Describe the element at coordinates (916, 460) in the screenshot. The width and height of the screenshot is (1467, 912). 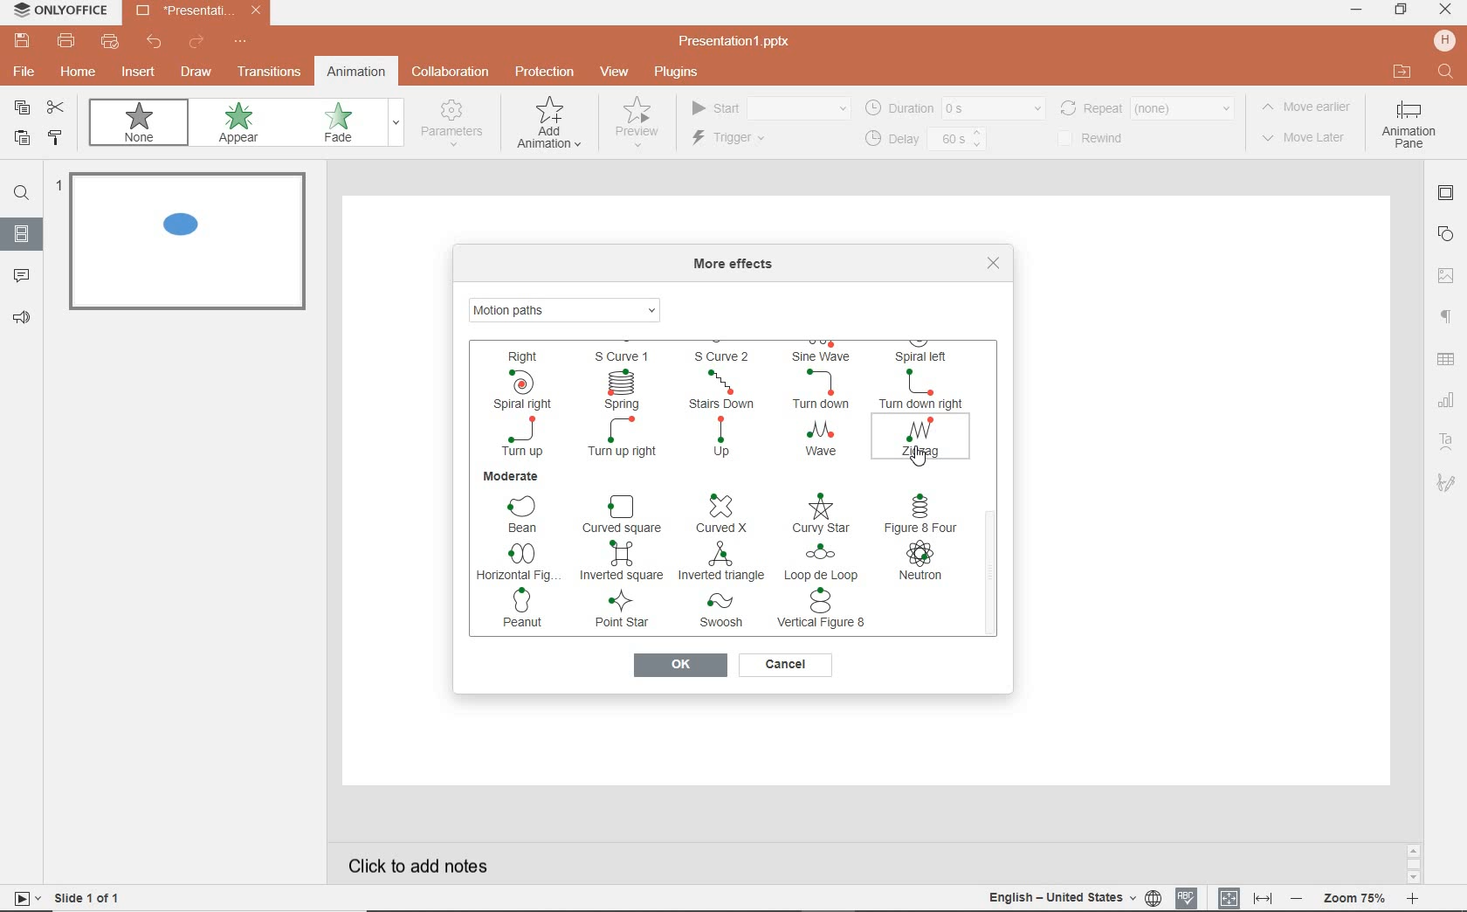
I see `mouse ppointer` at that location.